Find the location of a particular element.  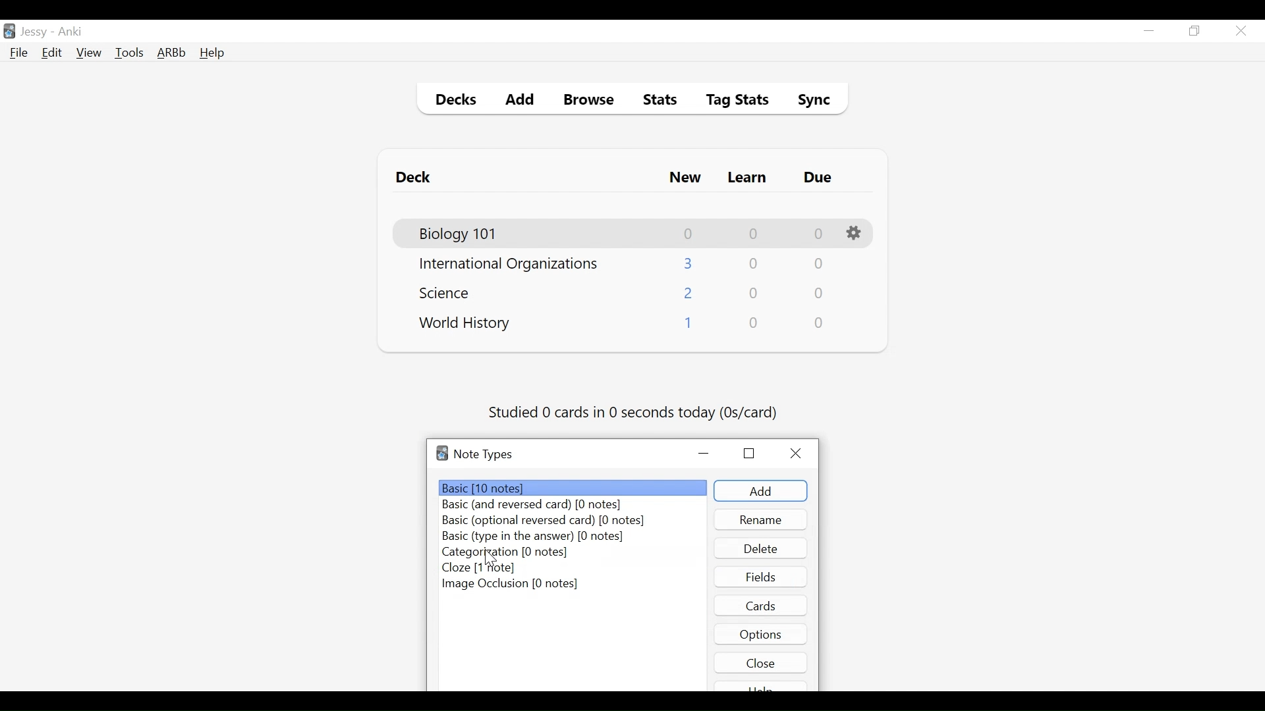

Note Types is located at coordinates (483, 454).